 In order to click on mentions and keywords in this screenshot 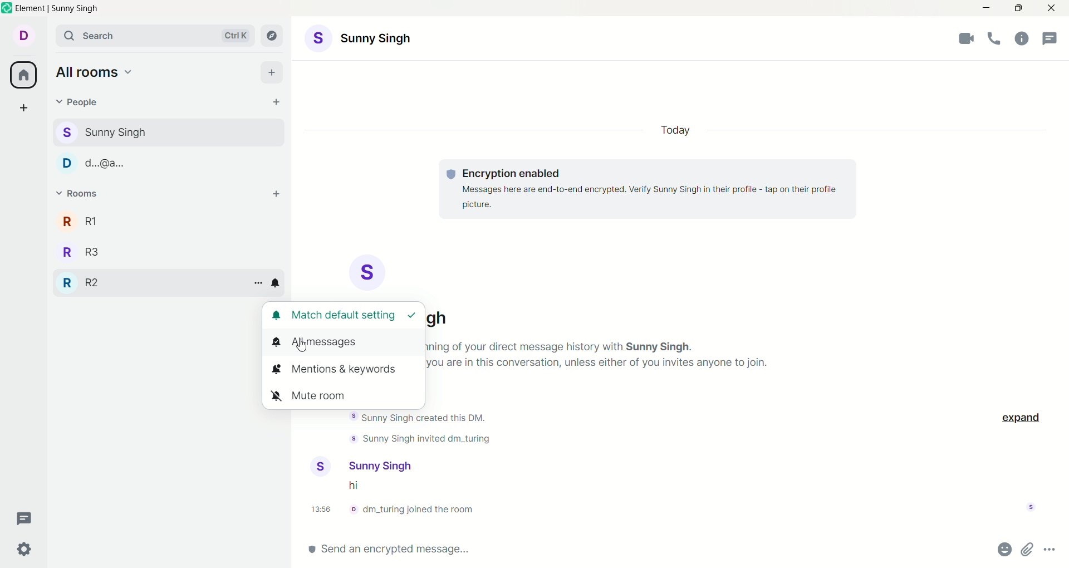, I will do `click(339, 370)`.